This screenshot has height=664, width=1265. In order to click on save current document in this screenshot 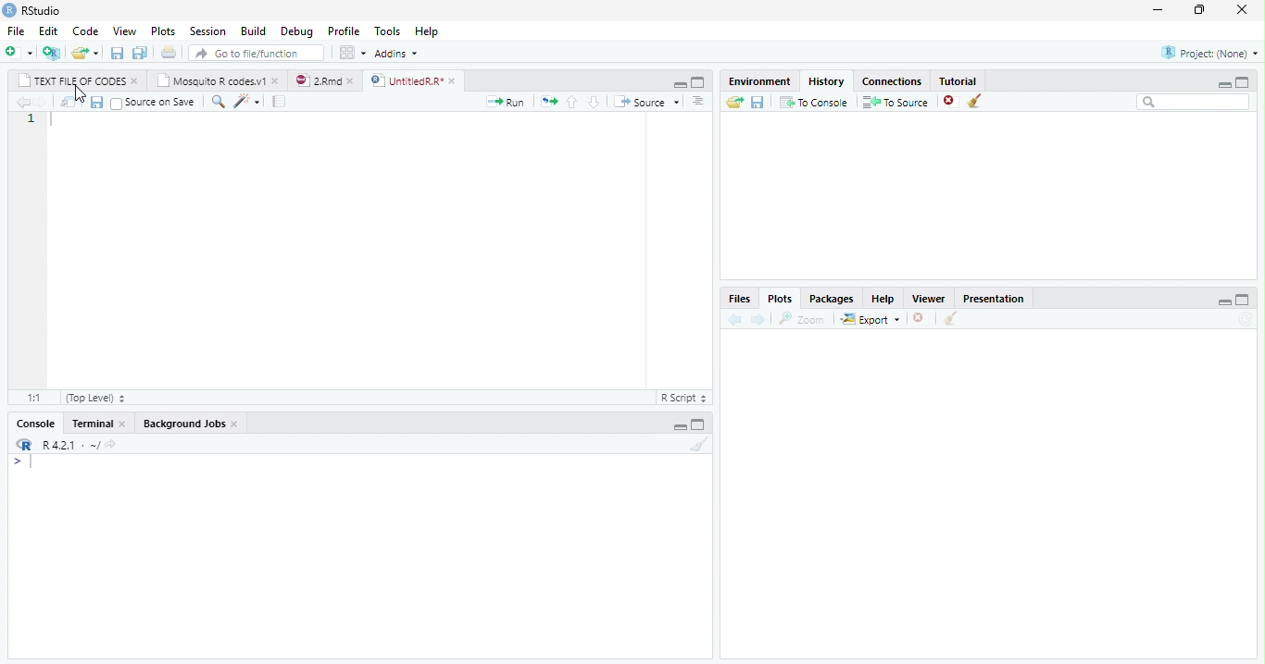, I will do `click(97, 104)`.